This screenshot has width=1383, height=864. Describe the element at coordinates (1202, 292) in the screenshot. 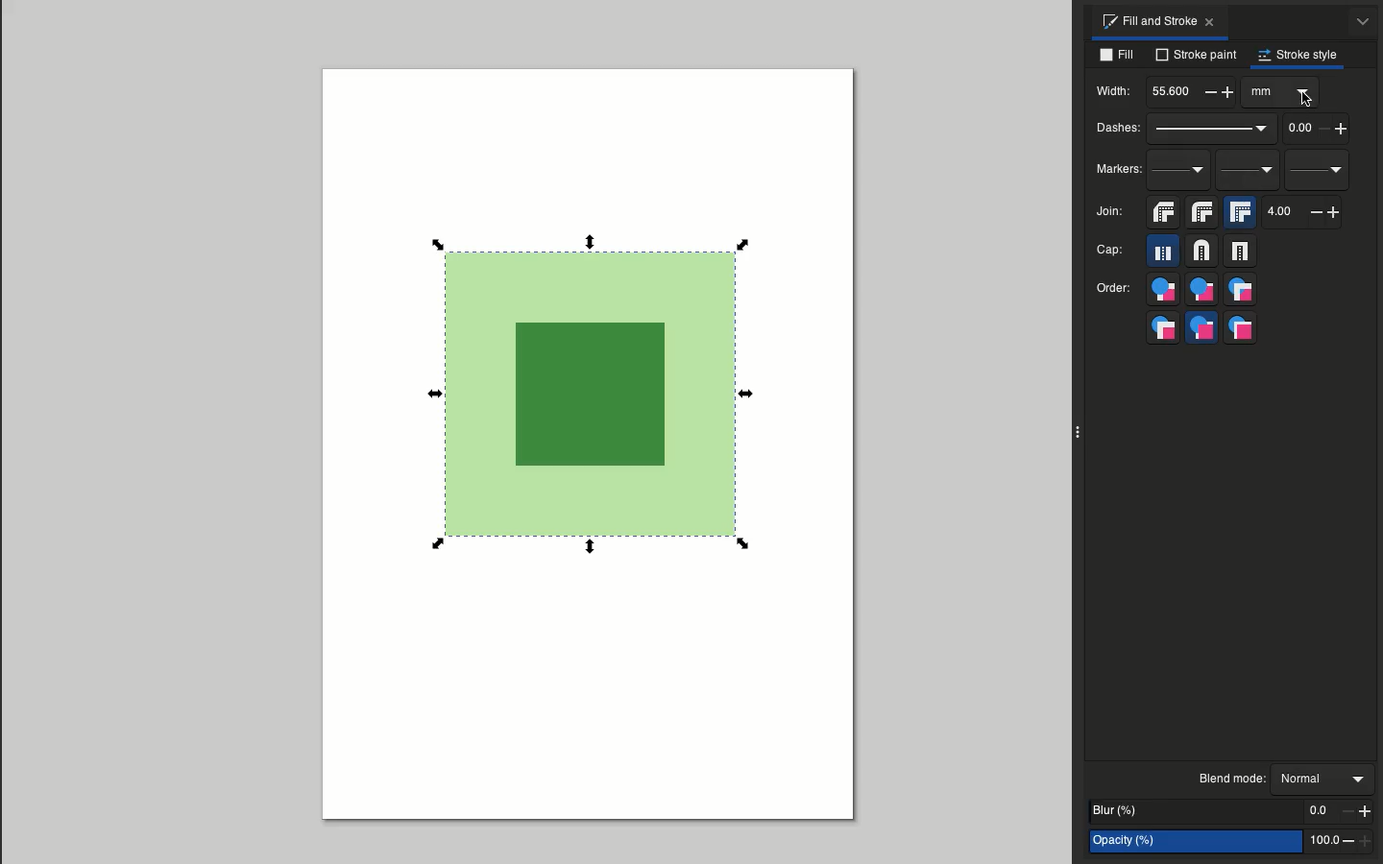

I see `Stroke, fill, markers` at that location.